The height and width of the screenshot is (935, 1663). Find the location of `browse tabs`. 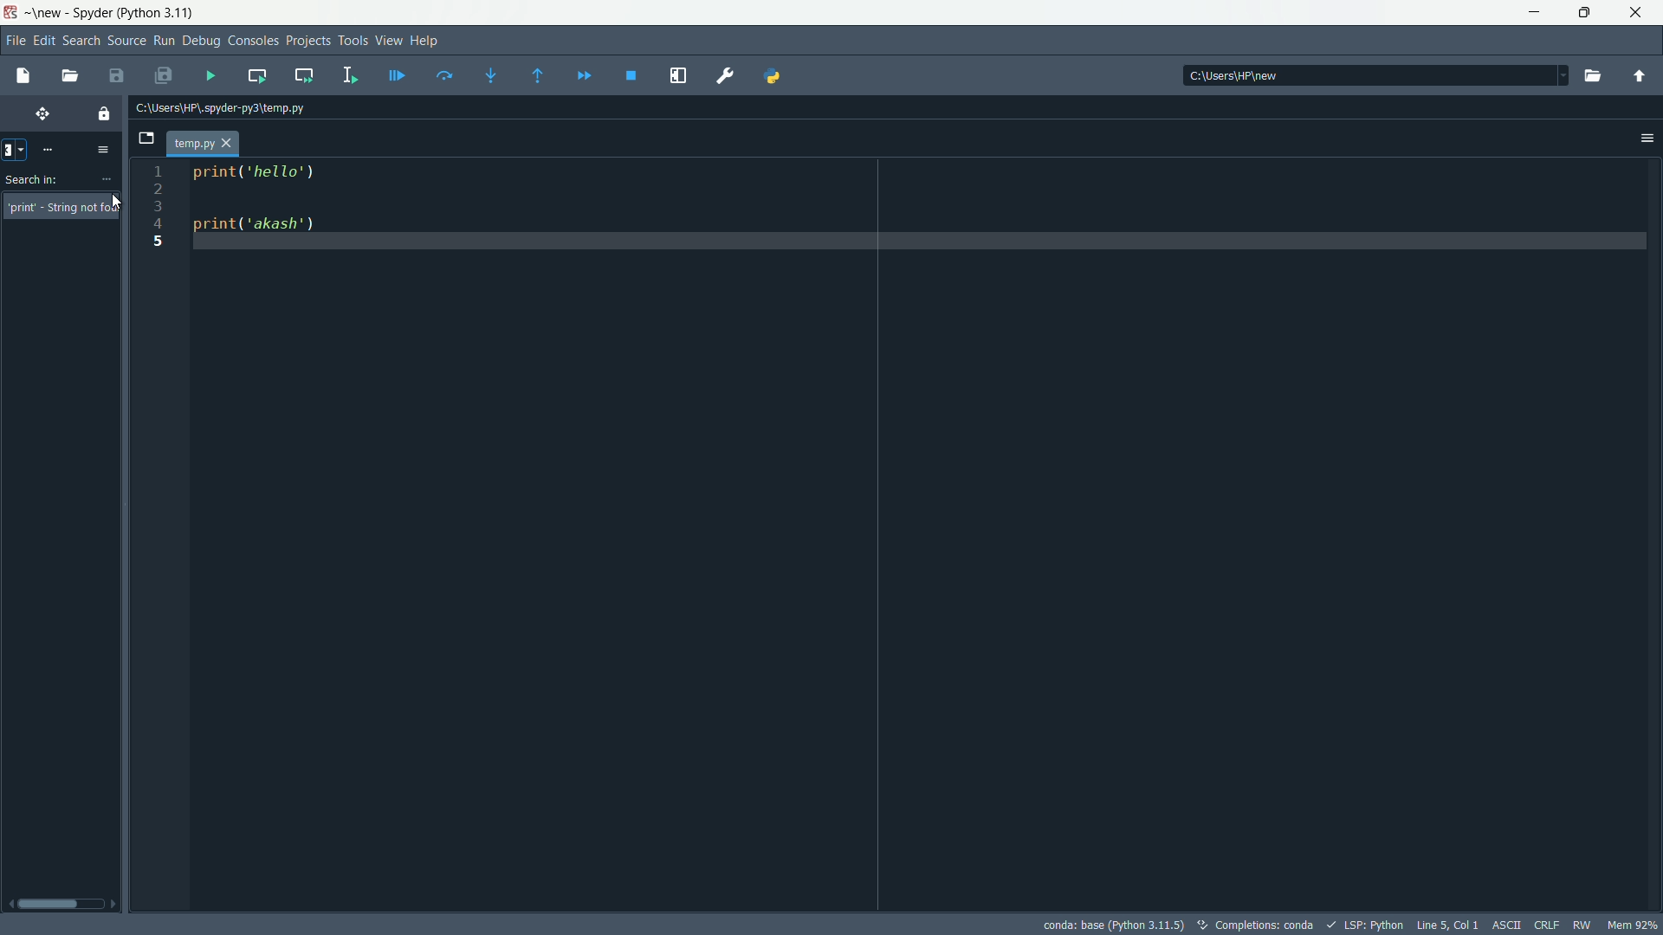

browse tabs is located at coordinates (147, 140).